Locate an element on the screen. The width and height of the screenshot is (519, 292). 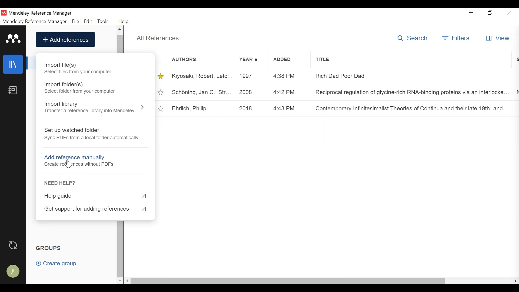
Sync PDF from local folder is located at coordinates (91, 138).